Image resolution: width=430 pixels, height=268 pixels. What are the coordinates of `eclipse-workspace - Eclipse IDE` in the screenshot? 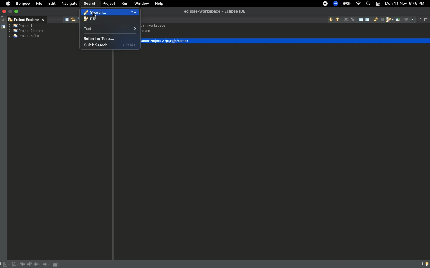 It's located at (215, 11).